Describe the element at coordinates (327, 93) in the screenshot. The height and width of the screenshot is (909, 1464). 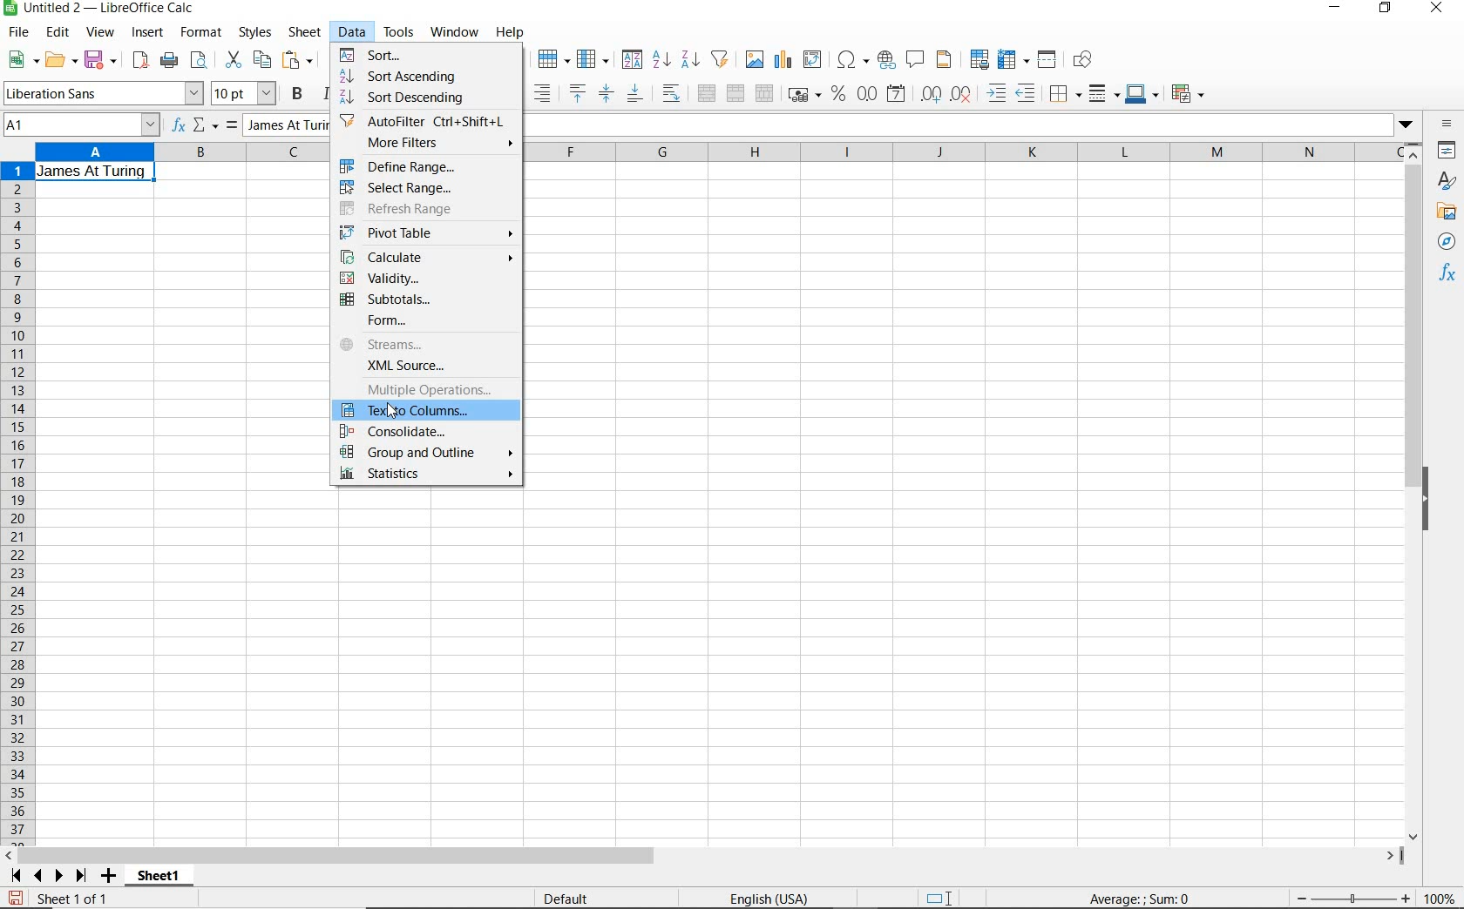
I see `italic` at that location.